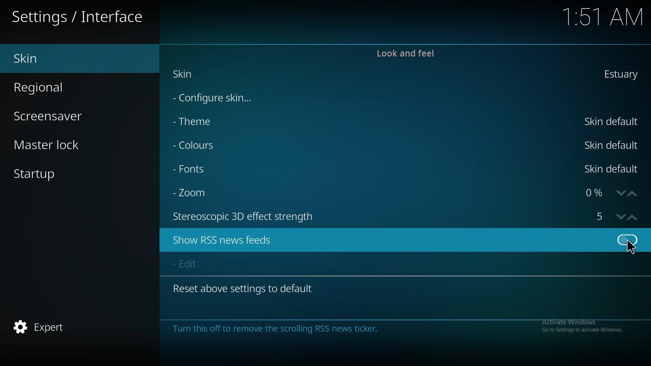 Image resolution: width=651 pixels, height=366 pixels. What do you see at coordinates (192, 265) in the screenshot?
I see `edit` at bounding box center [192, 265].